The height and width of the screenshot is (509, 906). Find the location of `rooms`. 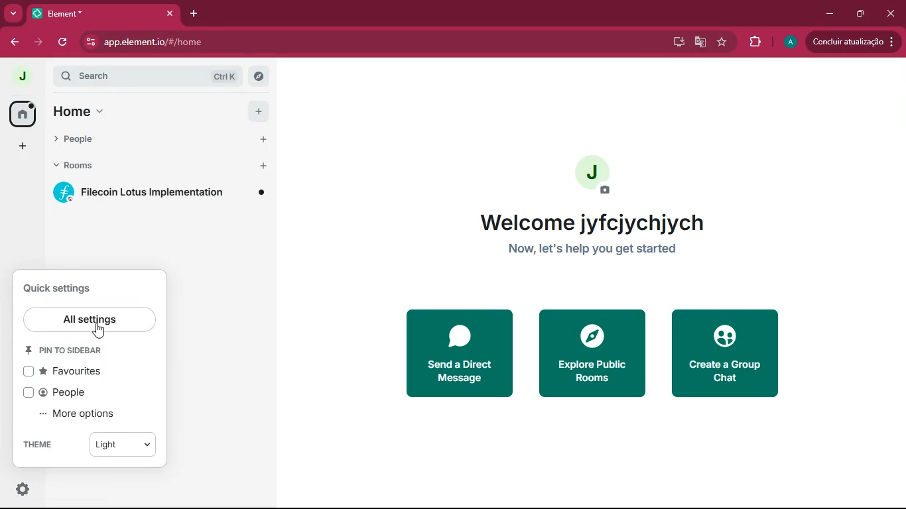

rooms is located at coordinates (90, 165).